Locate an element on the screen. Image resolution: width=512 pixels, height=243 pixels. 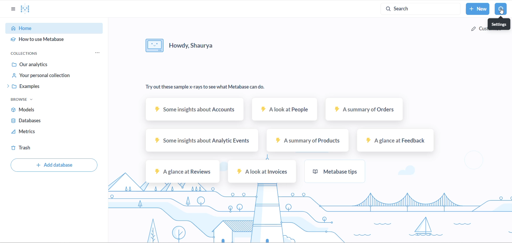
A glance at feedback sample is located at coordinates (395, 141).